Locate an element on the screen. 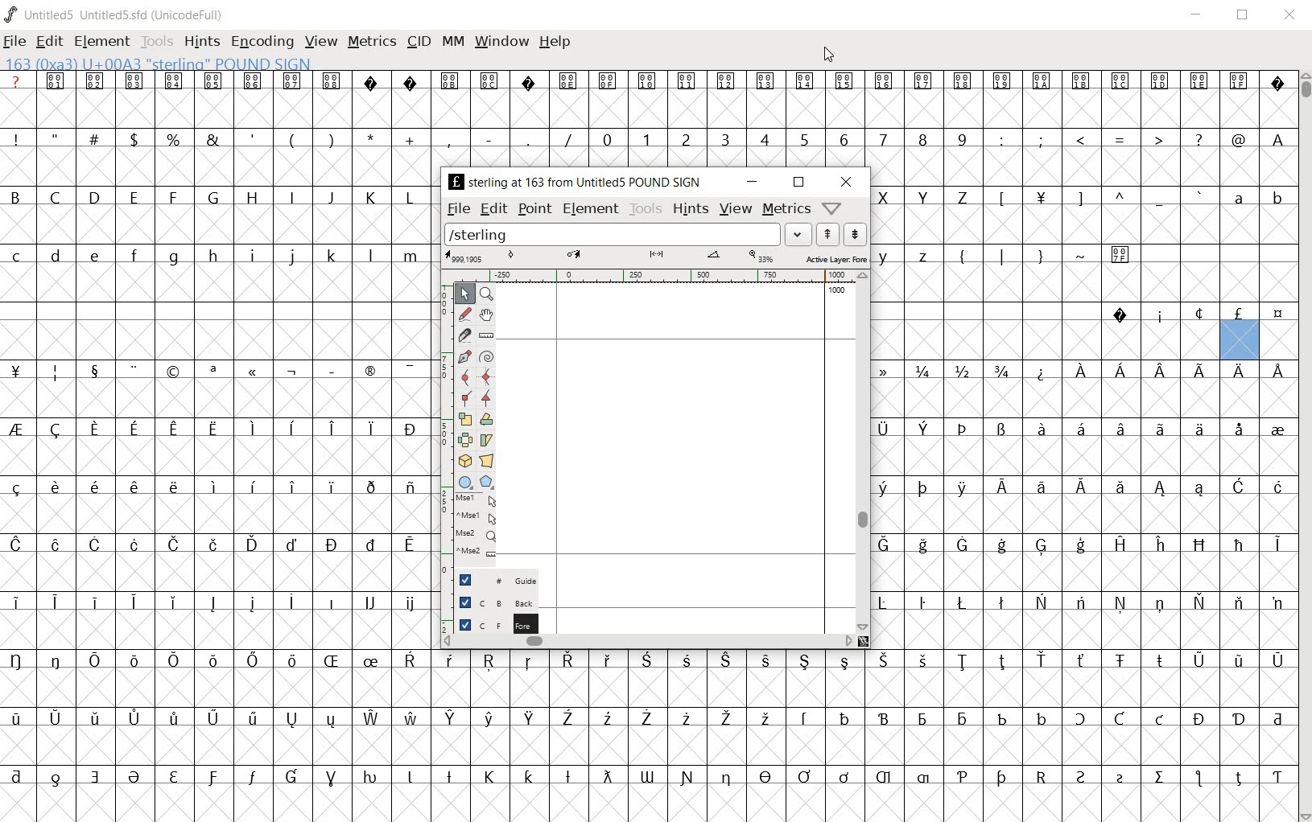  minimize is located at coordinates (1199, 16).